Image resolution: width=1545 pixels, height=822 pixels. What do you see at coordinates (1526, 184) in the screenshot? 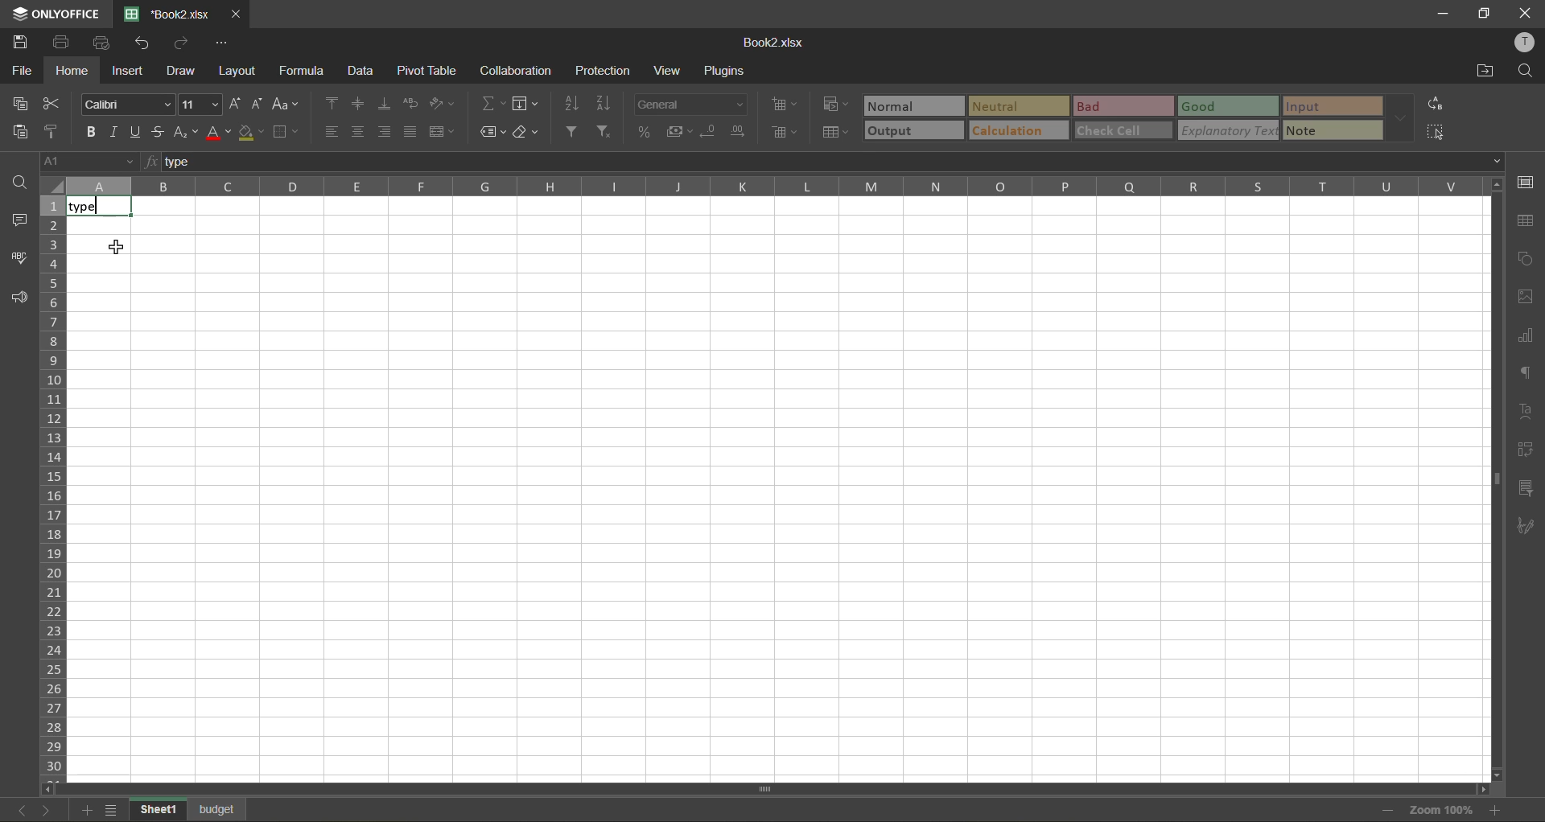
I see `cell settings` at bounding box center [1526, 184].